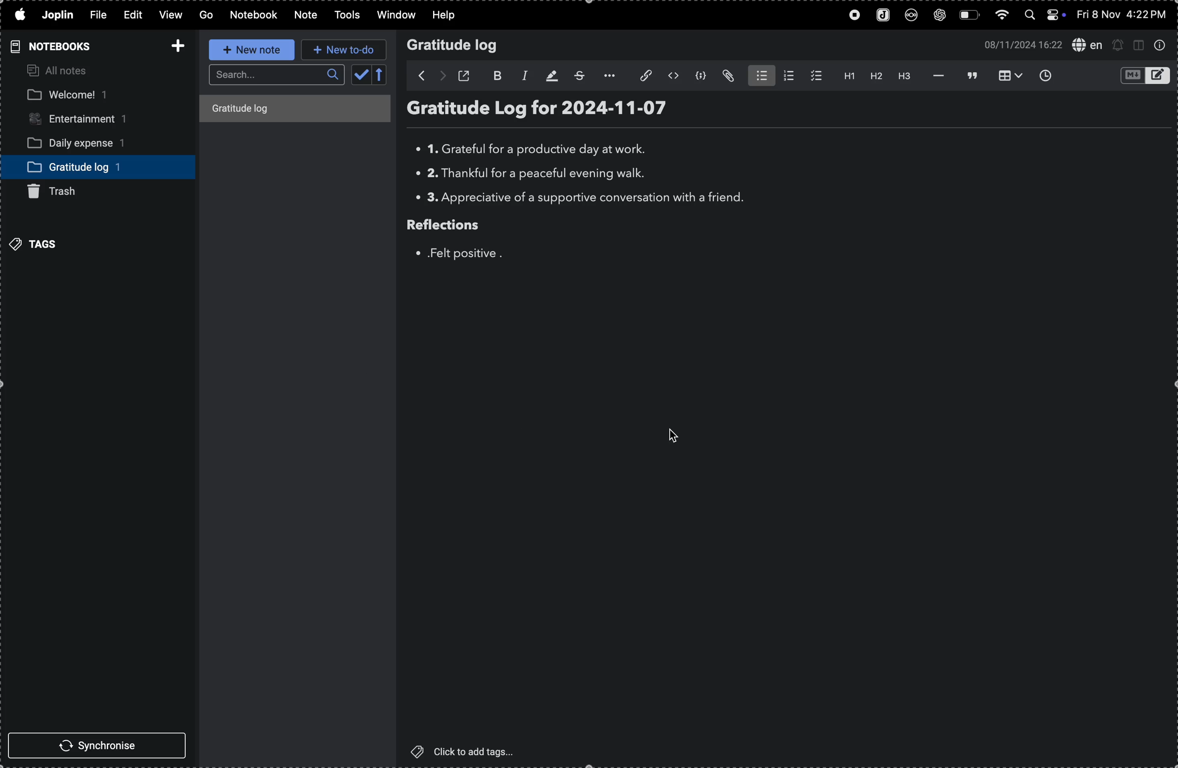 Image resolution: width=1178 pixels, height=768 pixels. I want to click on new note, so click(250, 49).